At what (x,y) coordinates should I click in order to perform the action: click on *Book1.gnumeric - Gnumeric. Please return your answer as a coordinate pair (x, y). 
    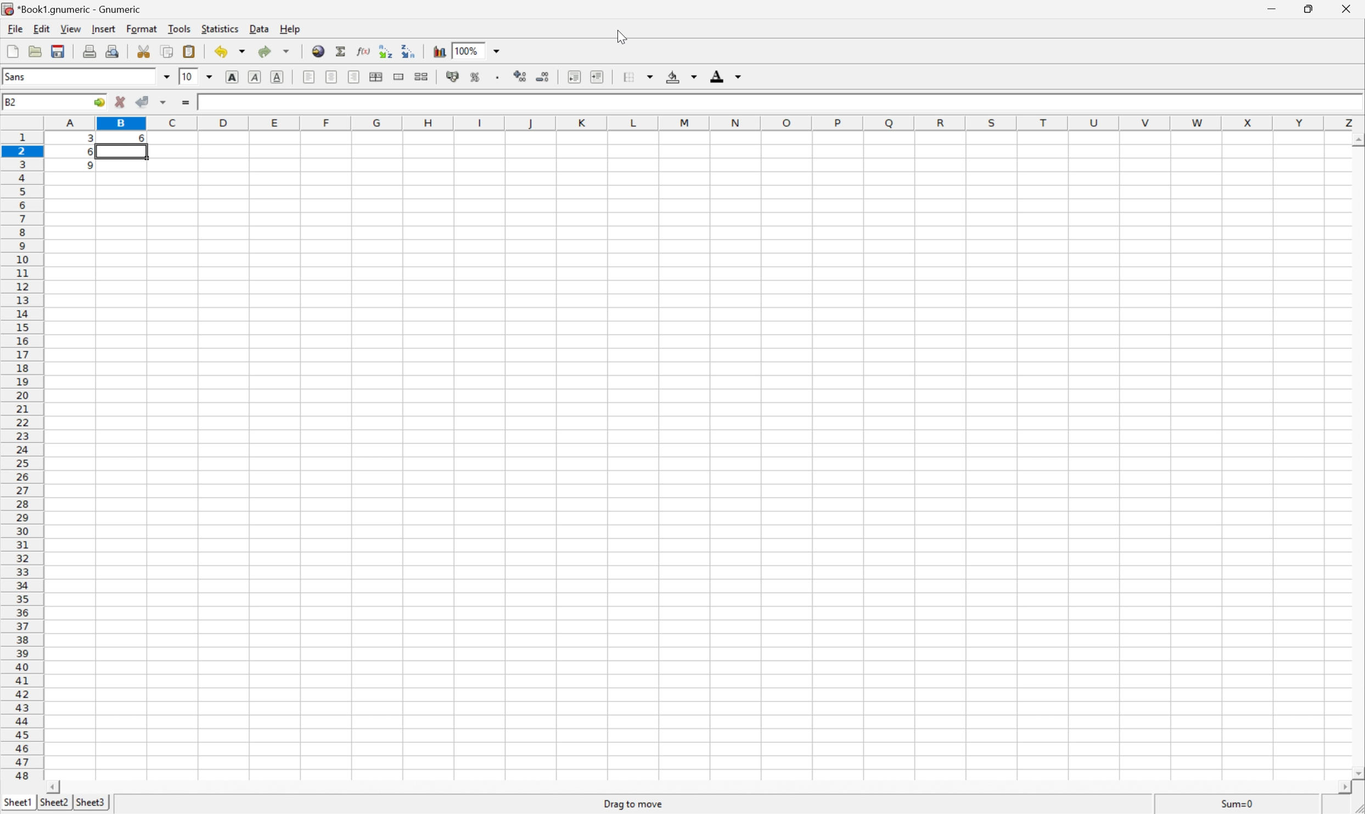
    Looking at the image, I should click on (74, 10).